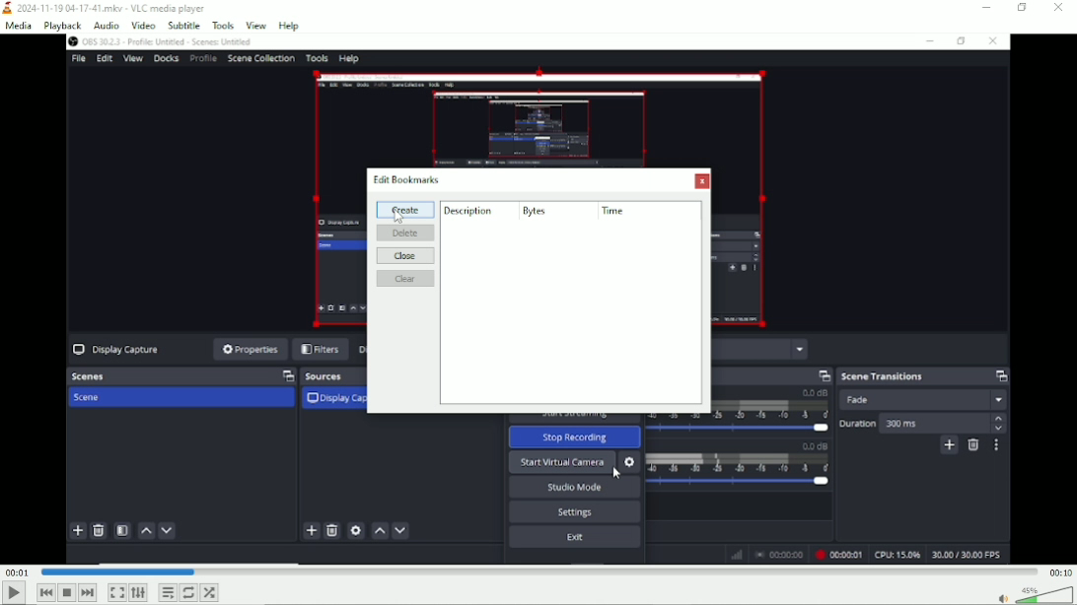 This screenshot has width=1077, height=605. Describe the element at coordinates (224, 26) in the screenshot. I see `Tools` at that location.